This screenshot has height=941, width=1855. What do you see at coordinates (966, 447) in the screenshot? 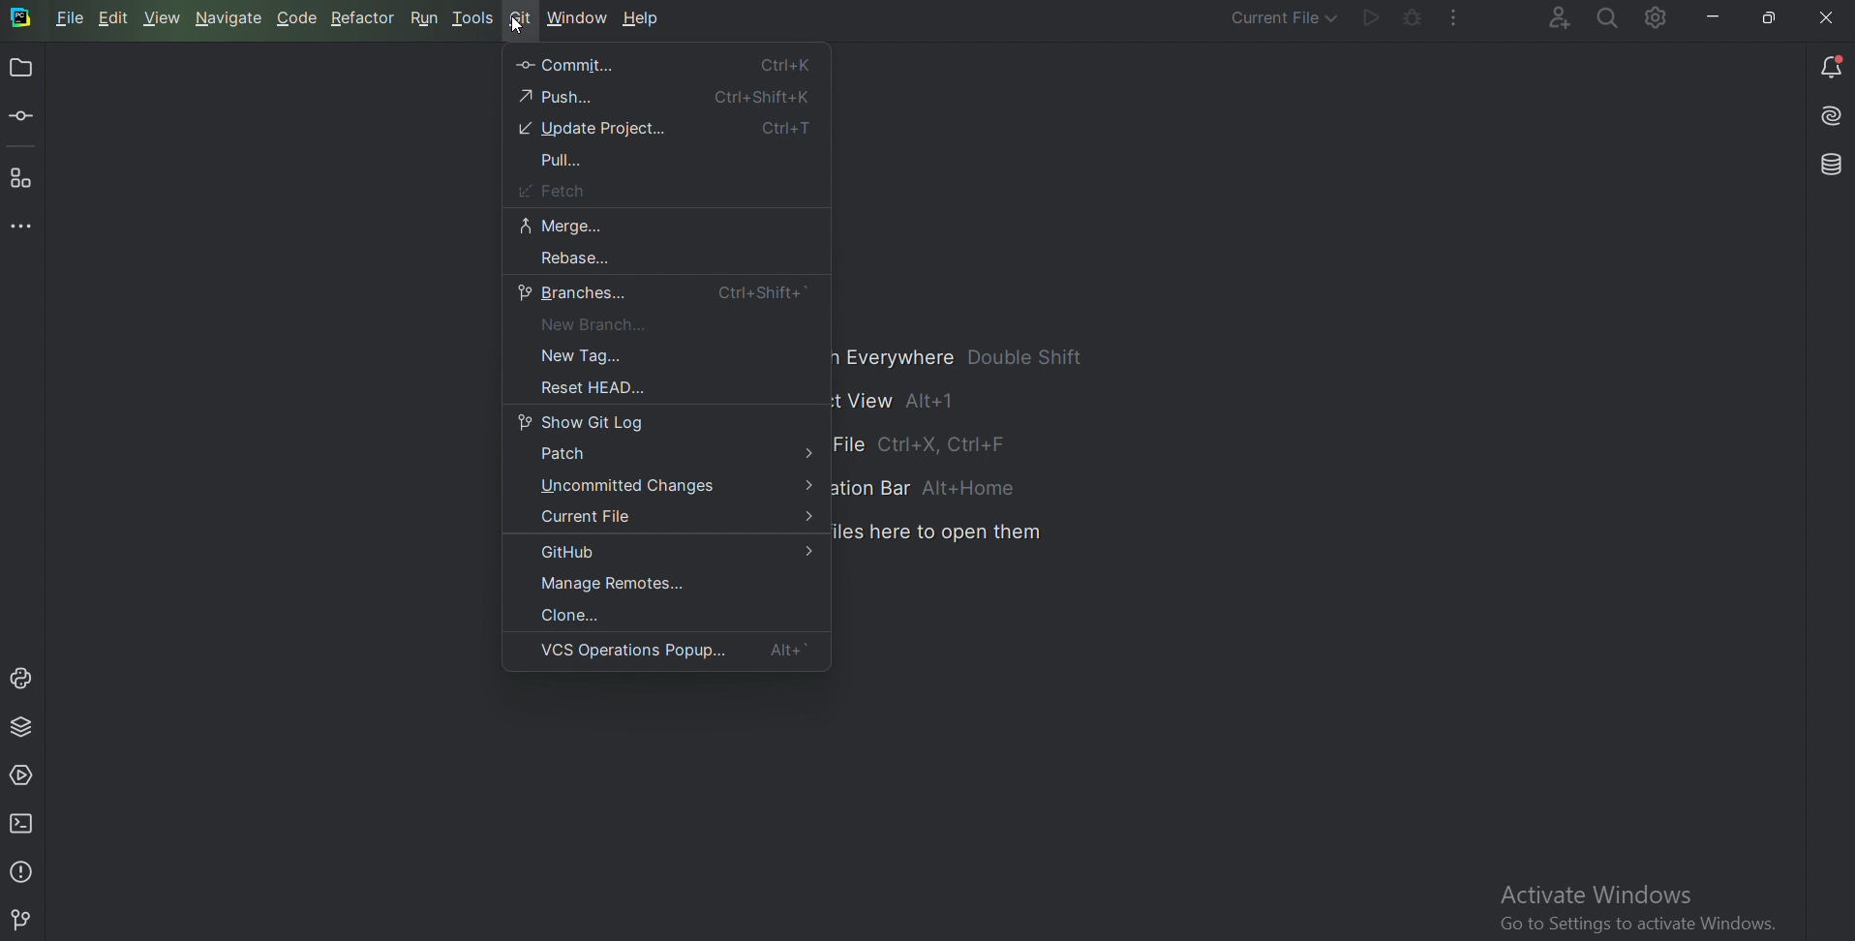
I see `Go to file` at bounding box center [966, 447].